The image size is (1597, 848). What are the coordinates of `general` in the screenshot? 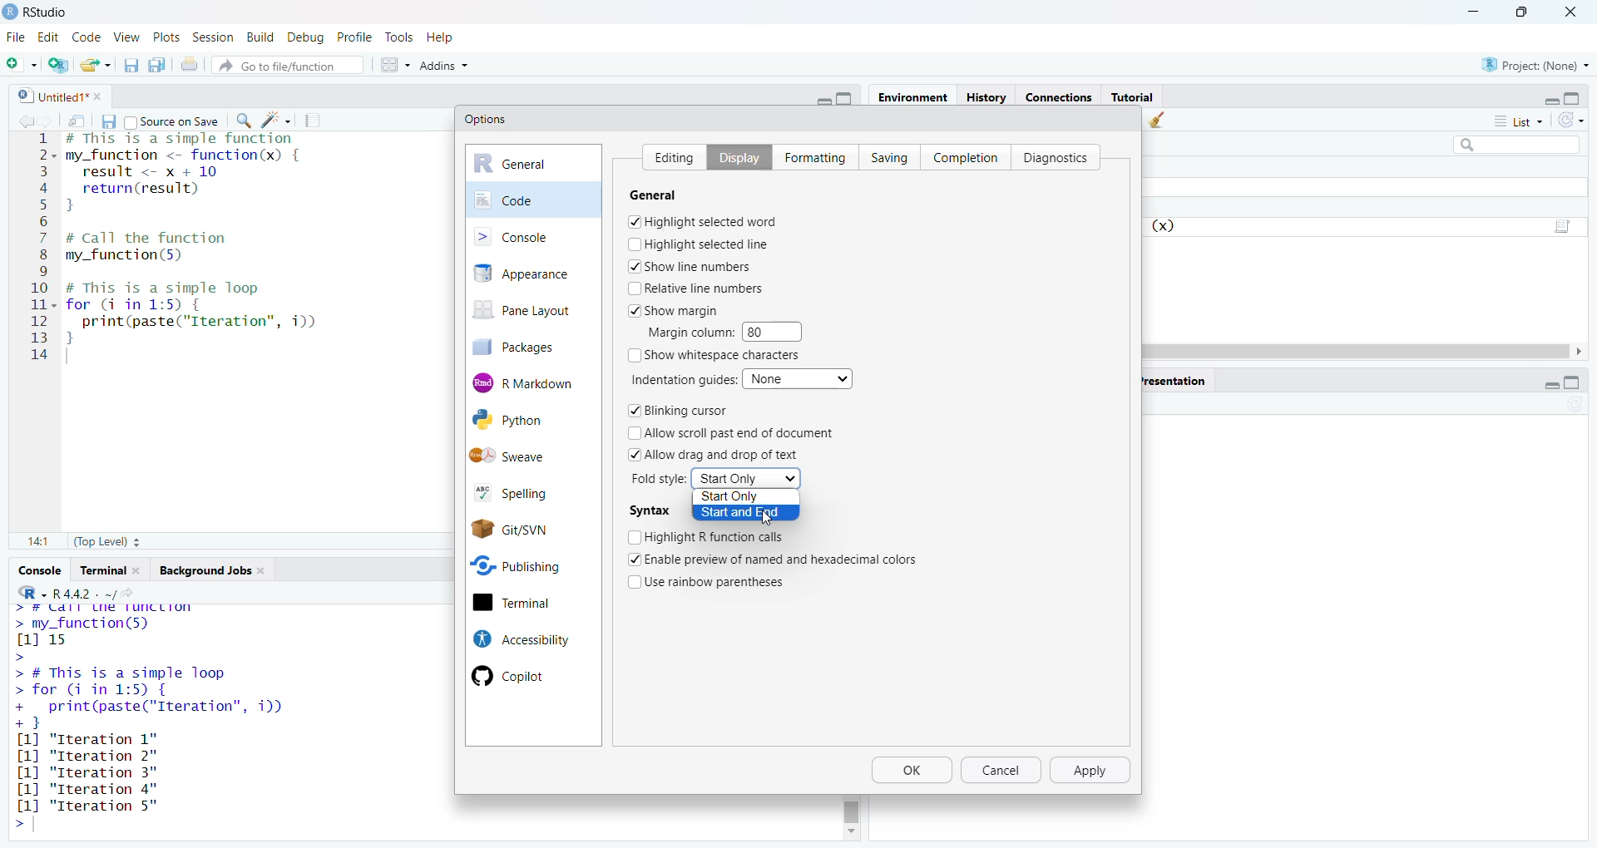 It's located at (534, 164).